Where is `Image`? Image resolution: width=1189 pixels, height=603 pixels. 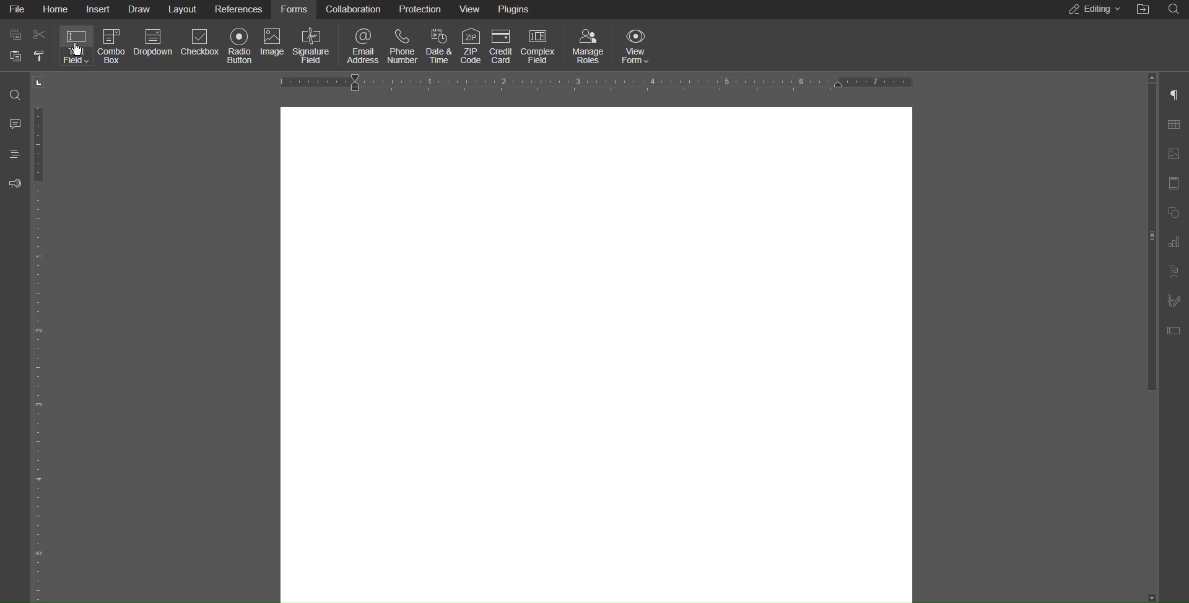 Image is located at coordinates (274, 44).